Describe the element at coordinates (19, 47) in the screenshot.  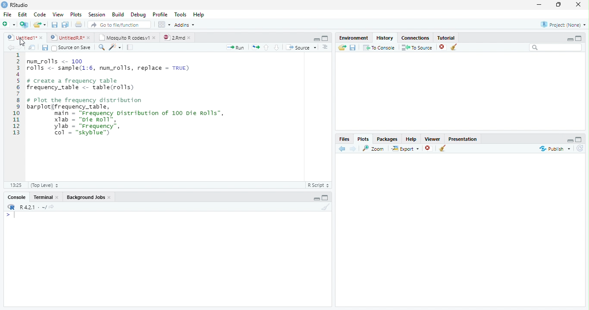
I see `Next Source Location` at that location.